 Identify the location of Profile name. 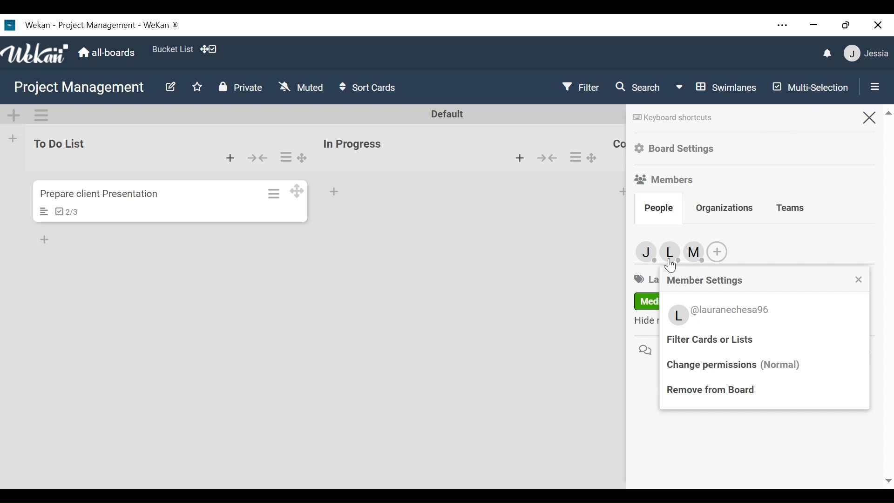
(733, 311).